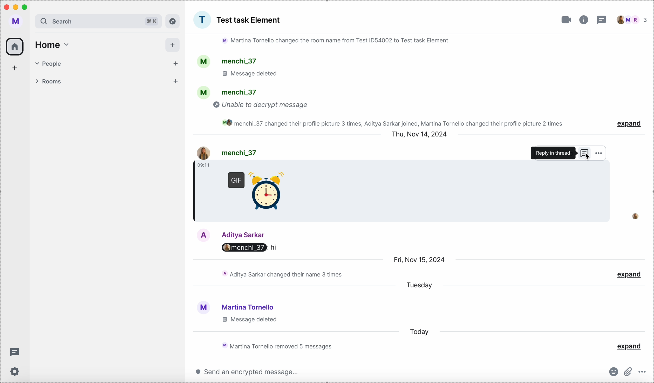  I want to click on user, so click(227, 153).